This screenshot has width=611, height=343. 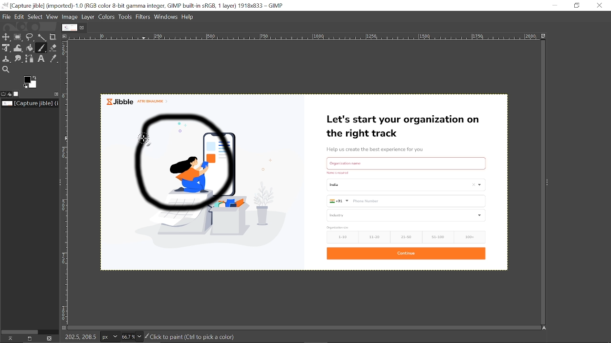 What do you see at coordinates (170, 102) in the screenshot?
I see `currently opened image` at bounding box center [170, 102].